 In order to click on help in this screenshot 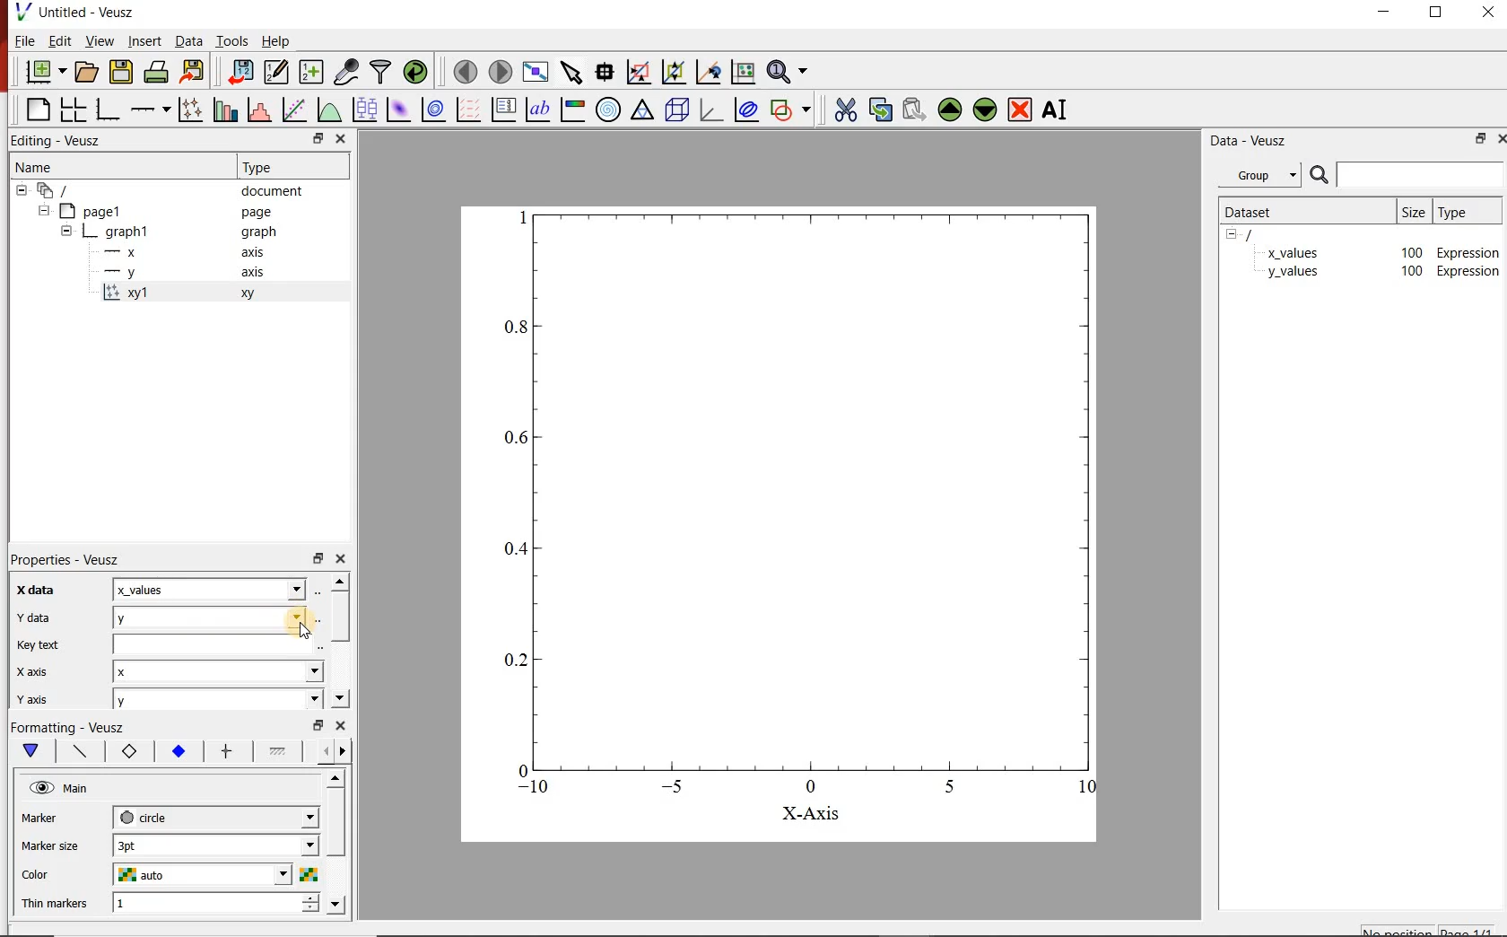, I will do `click(281, 40)`.